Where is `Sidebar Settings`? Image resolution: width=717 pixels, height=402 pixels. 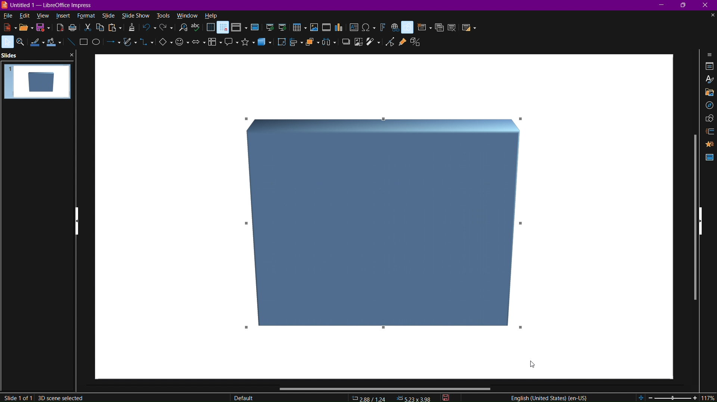
Sidebar Settings is located at coordinates (707, 54).